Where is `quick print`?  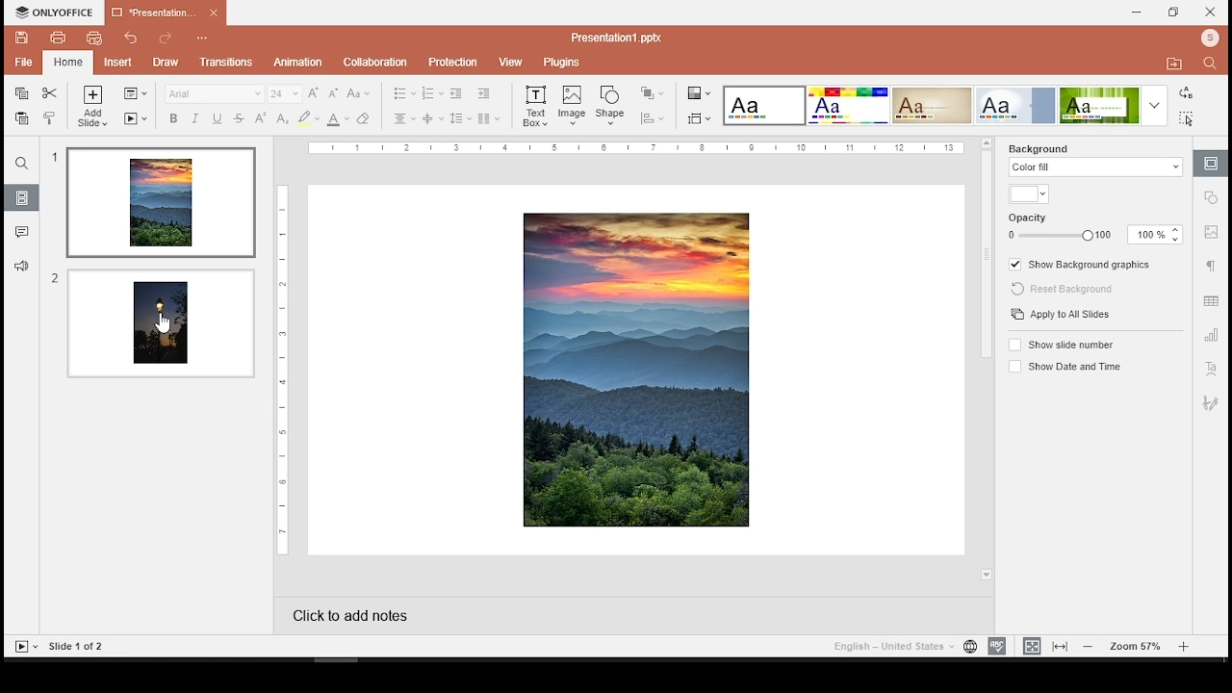 quick print is located at coordinates (66, 62).